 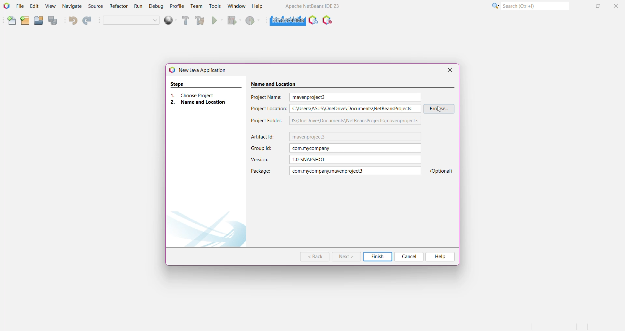 What do you see at coordinates (356, 148) in the screenshot?
I see `Group Id` at bounding box center [356, 148].